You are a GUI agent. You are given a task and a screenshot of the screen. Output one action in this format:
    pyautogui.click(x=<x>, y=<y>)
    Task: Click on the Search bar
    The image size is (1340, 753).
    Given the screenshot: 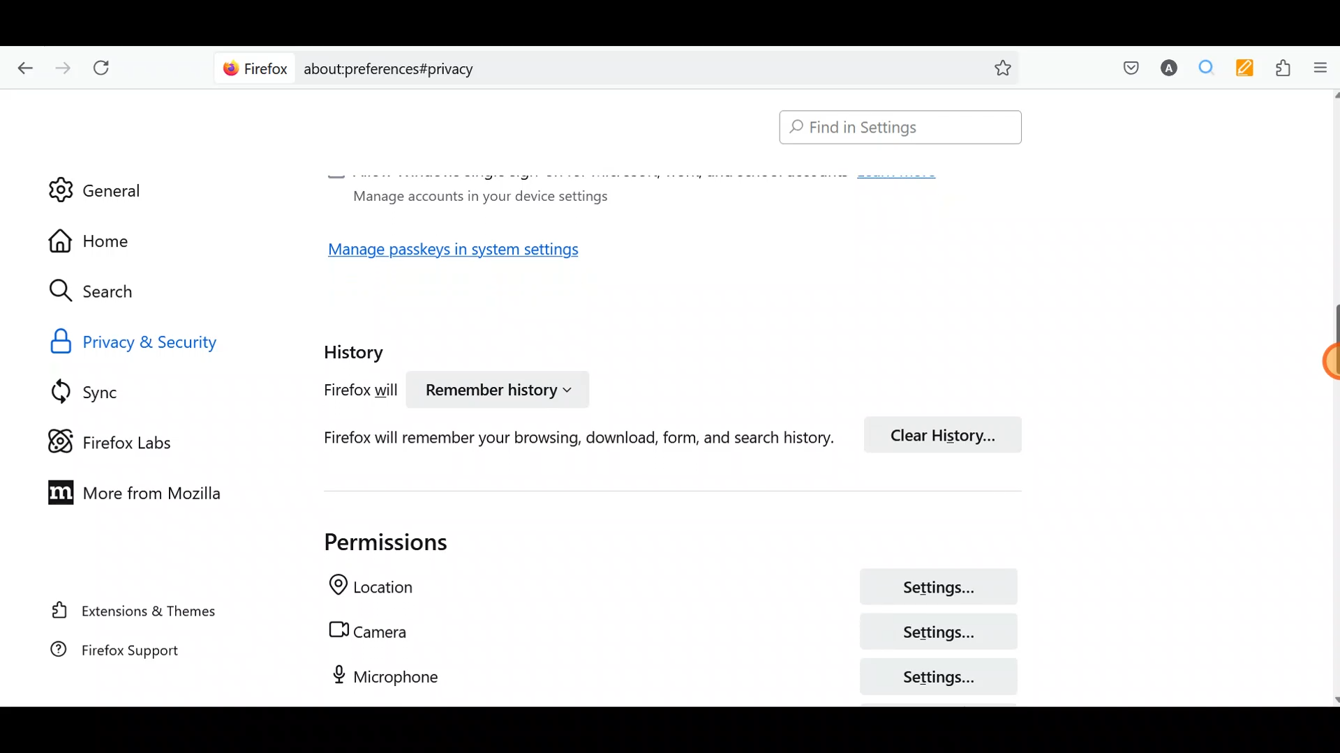 What is the action you would take?
    pyautogui.click(x=894, y=128)
    